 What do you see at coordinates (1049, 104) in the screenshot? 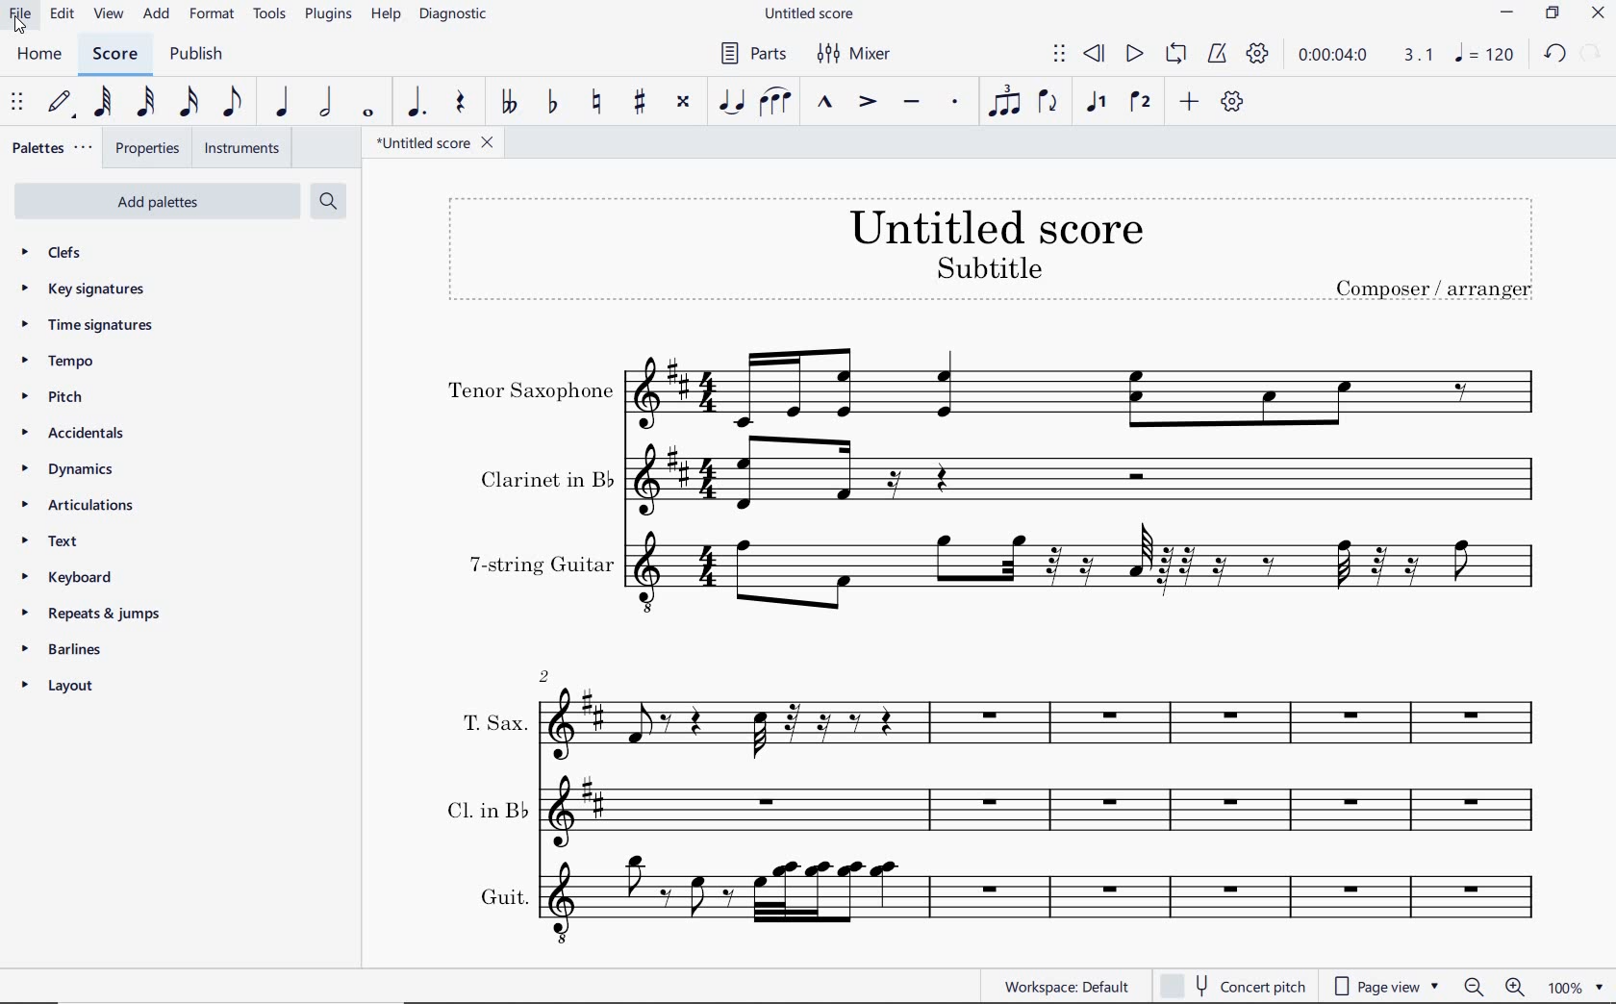
I see `FLIP DIRECTION` at bounding box center [1049, 104].